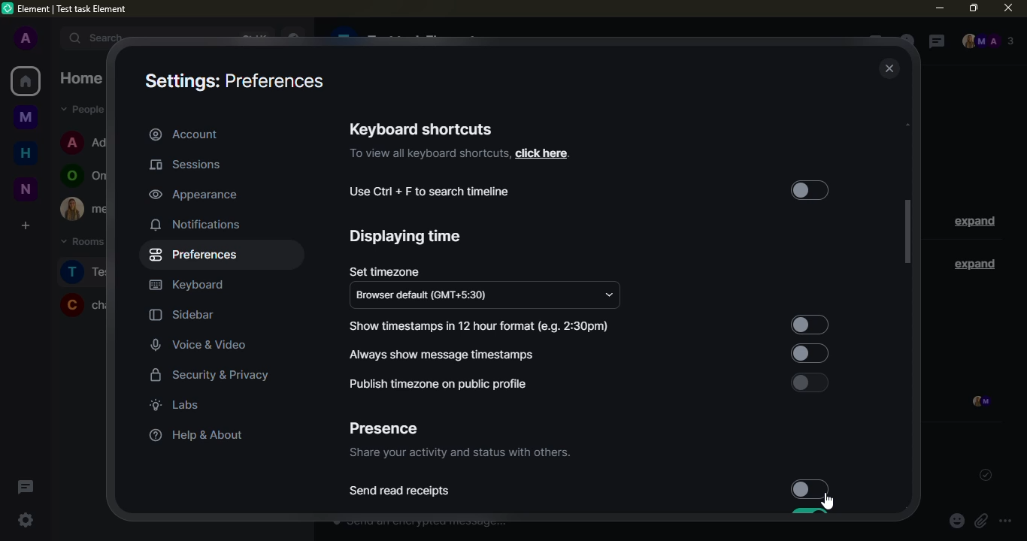 This screenshot has width=1027, height=541. Describe the element at coordinates (980, 521) in the screenshot. I see `attach` at that location.